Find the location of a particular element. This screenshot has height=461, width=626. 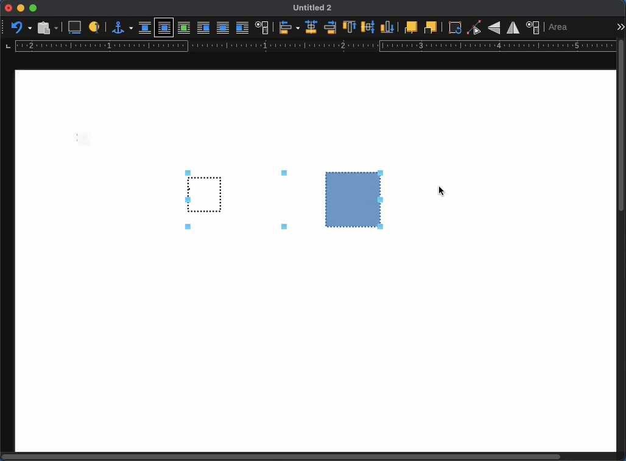

flip vertically is located at coordinates (494, 28).